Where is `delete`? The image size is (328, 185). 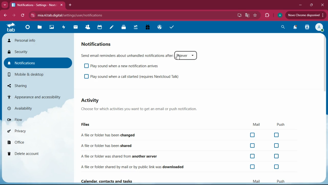 delete is located at coordinates (34, 154).